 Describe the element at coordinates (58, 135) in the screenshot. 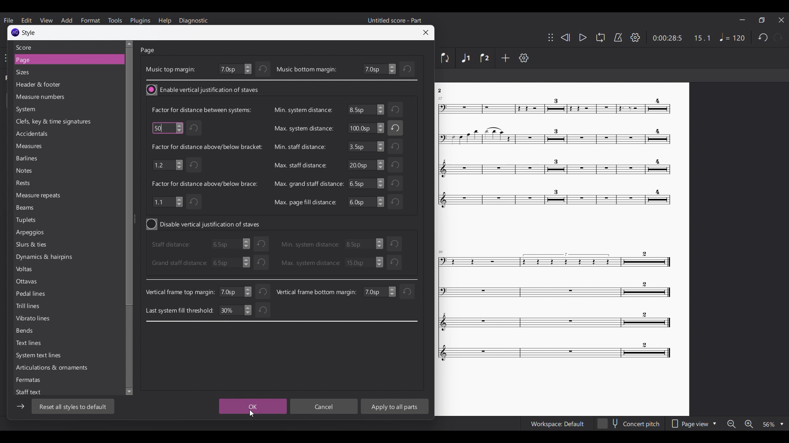

I see `Accidentals` at that location.